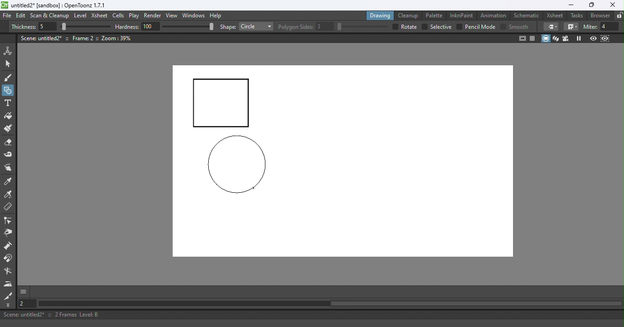 This screenshot has height=327, width=624. What do you see at coordinates (7, 16) in the screenshot?
I see `File` at bounding box center [7, 16].